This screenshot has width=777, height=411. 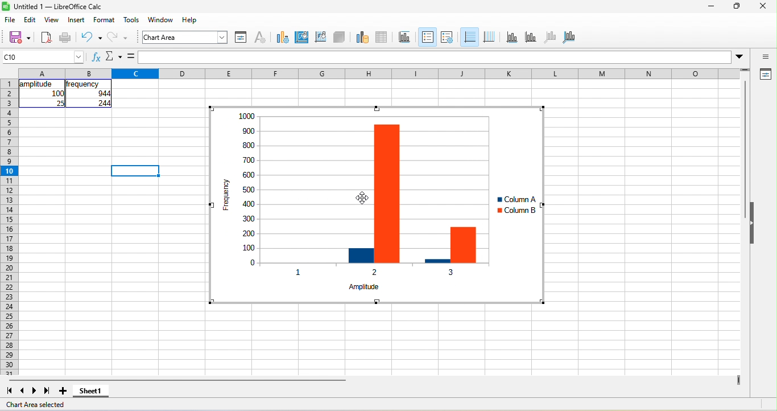 I want to click on Software logo, so click(x=6, y=6).